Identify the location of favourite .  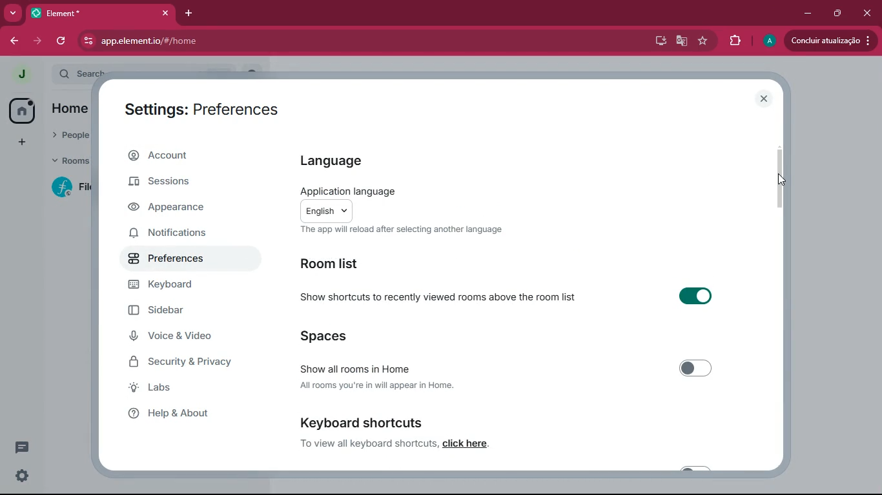
(702, 42).